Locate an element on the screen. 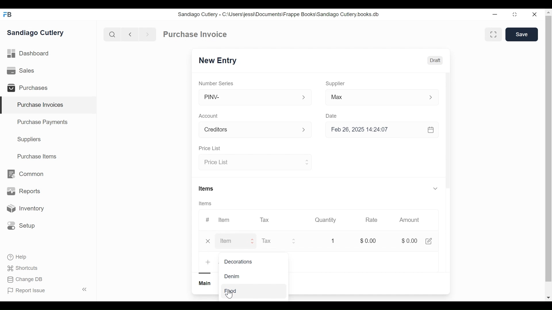 The image size is (552, 310). $0.00 is located at coordinates (409, 241).